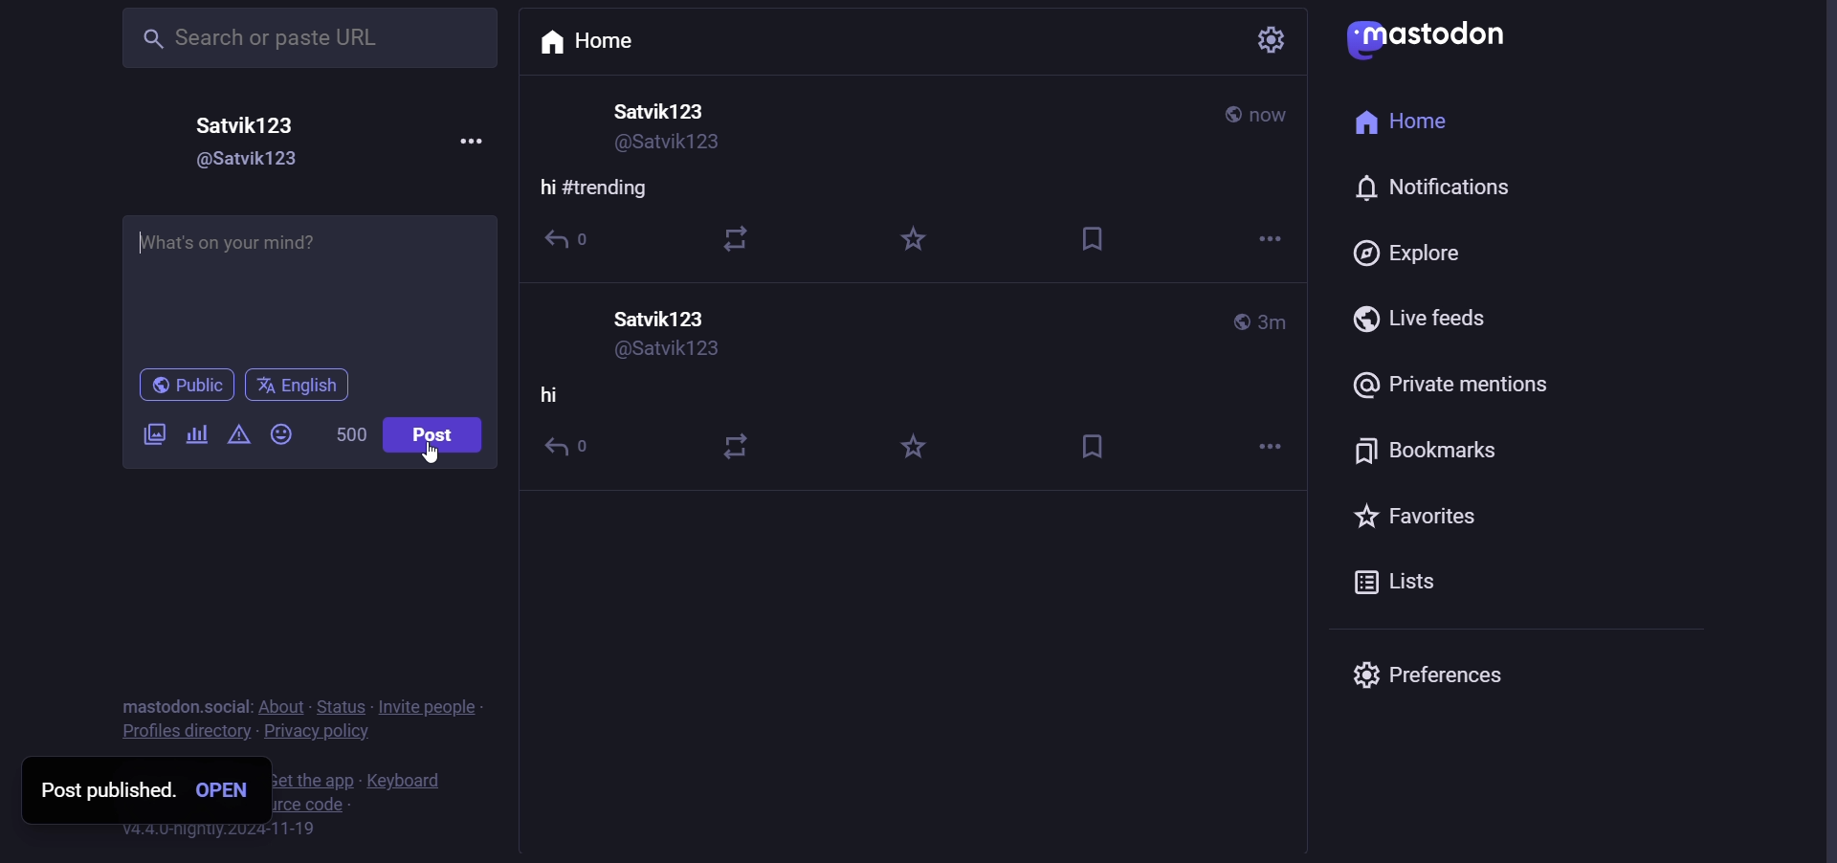 This screenshot has width=1837, height=863. I want to click on more, so click(1269, 243).